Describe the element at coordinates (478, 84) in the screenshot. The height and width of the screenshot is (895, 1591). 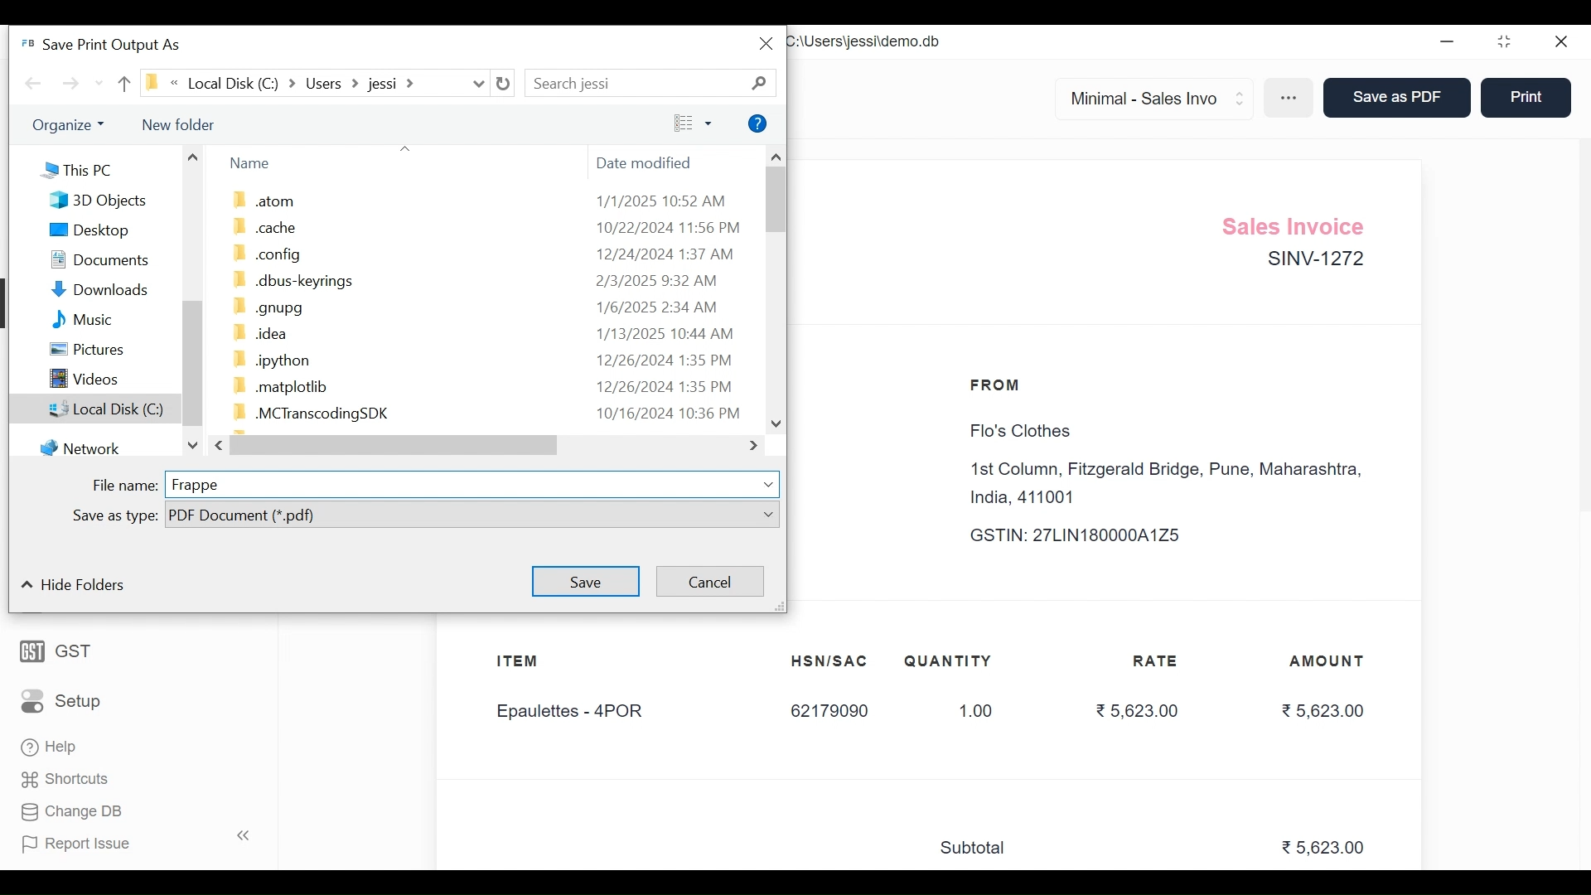
I see `Expand` at that location.